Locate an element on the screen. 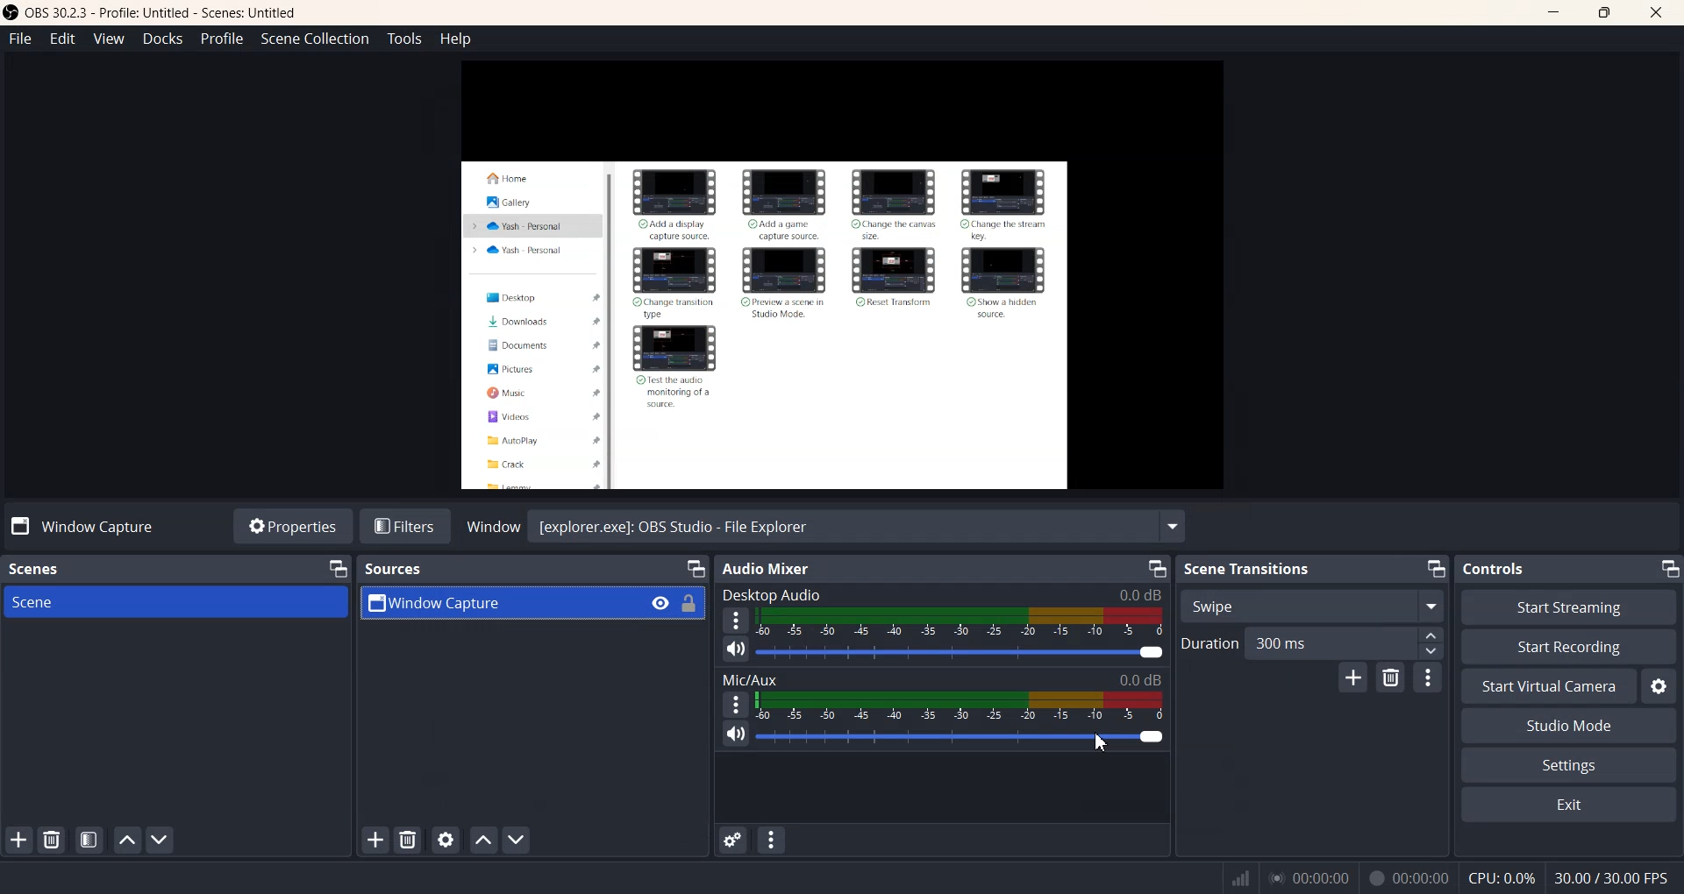 The width and height of the screenshot is (1684, 894). Window Capture is located at coordinates (496, 603).